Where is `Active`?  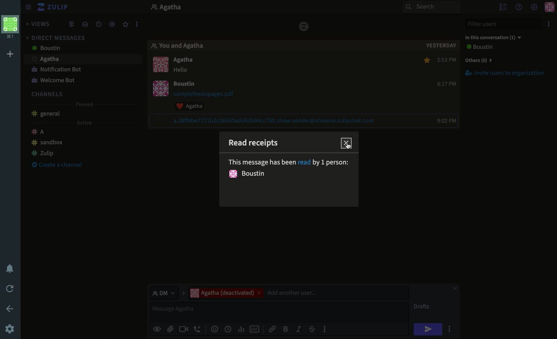
Active is located at coordinates (83, 123).